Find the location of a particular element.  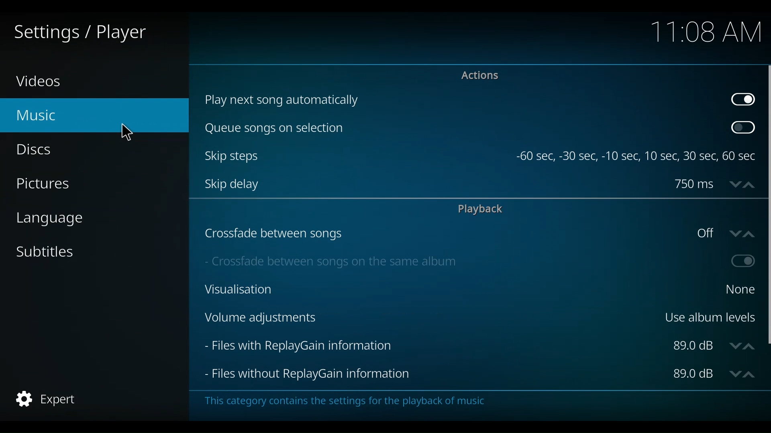

Pictures is located at coordinates (45, 183).